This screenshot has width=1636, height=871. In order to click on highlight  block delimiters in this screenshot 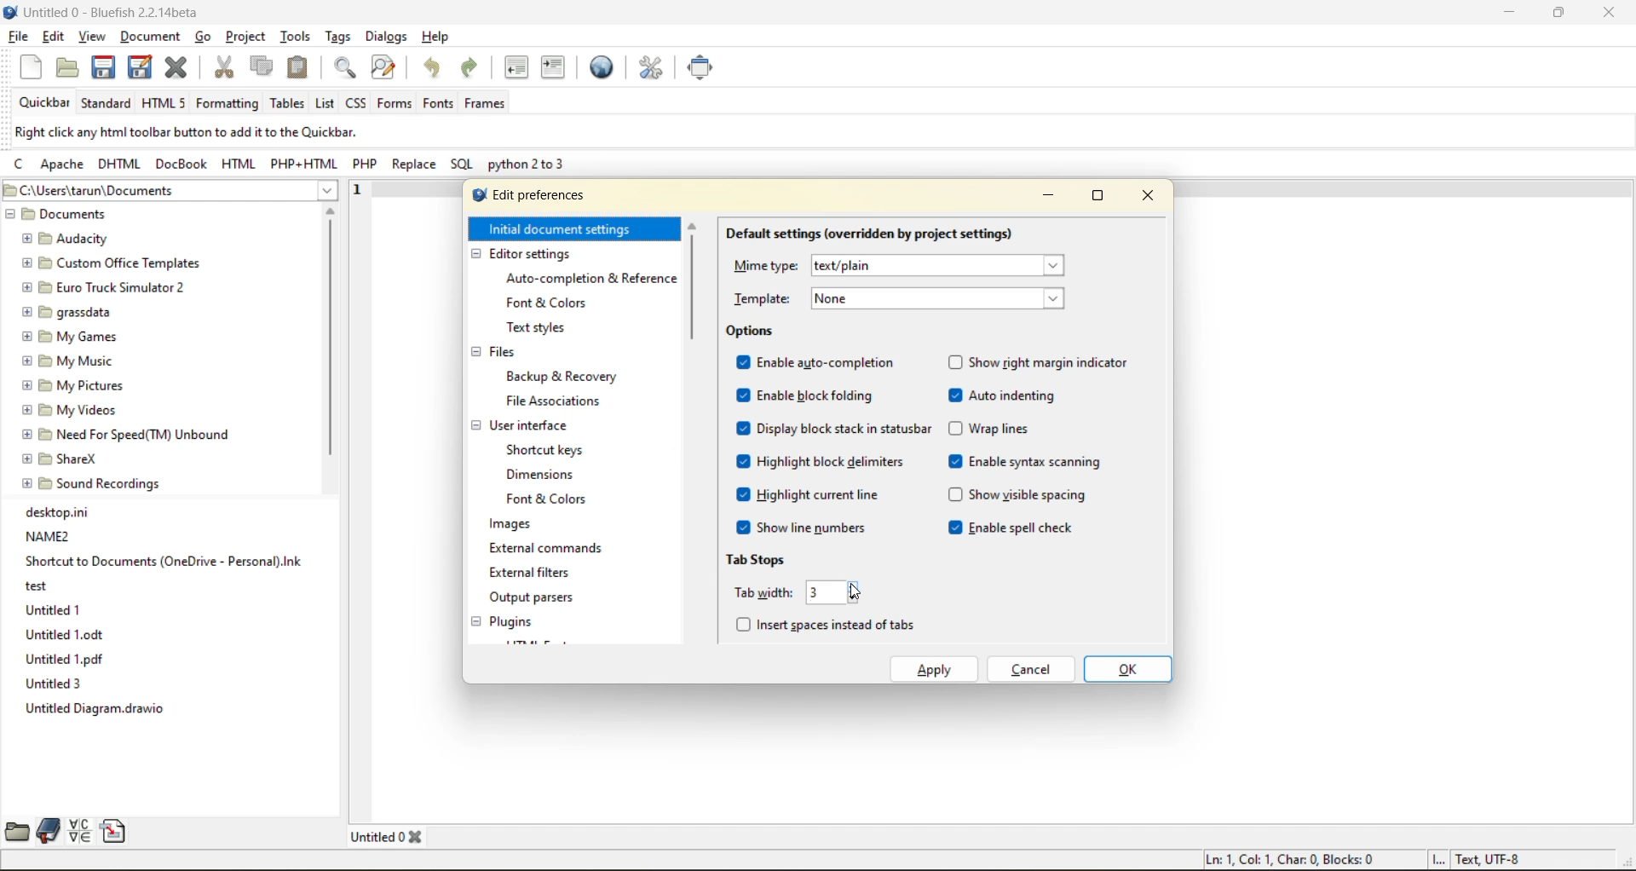, I will do `click(821, 462)`.